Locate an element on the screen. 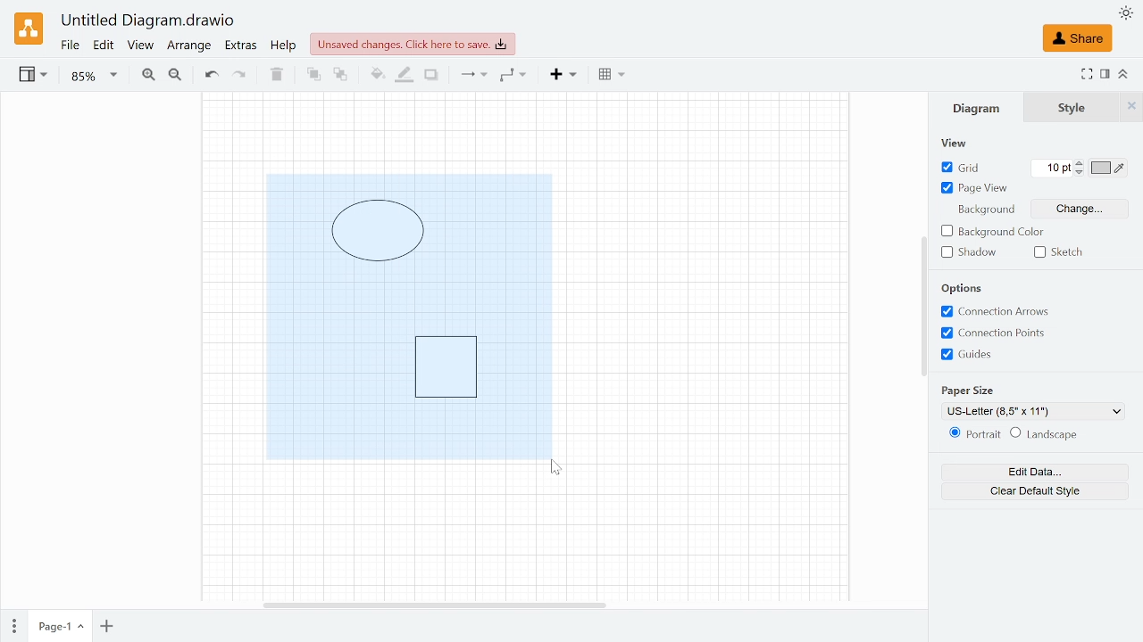 Image resolution: width=1143 pixels, height=642 pixels. Connections Points is located at coordinates (997, 334).